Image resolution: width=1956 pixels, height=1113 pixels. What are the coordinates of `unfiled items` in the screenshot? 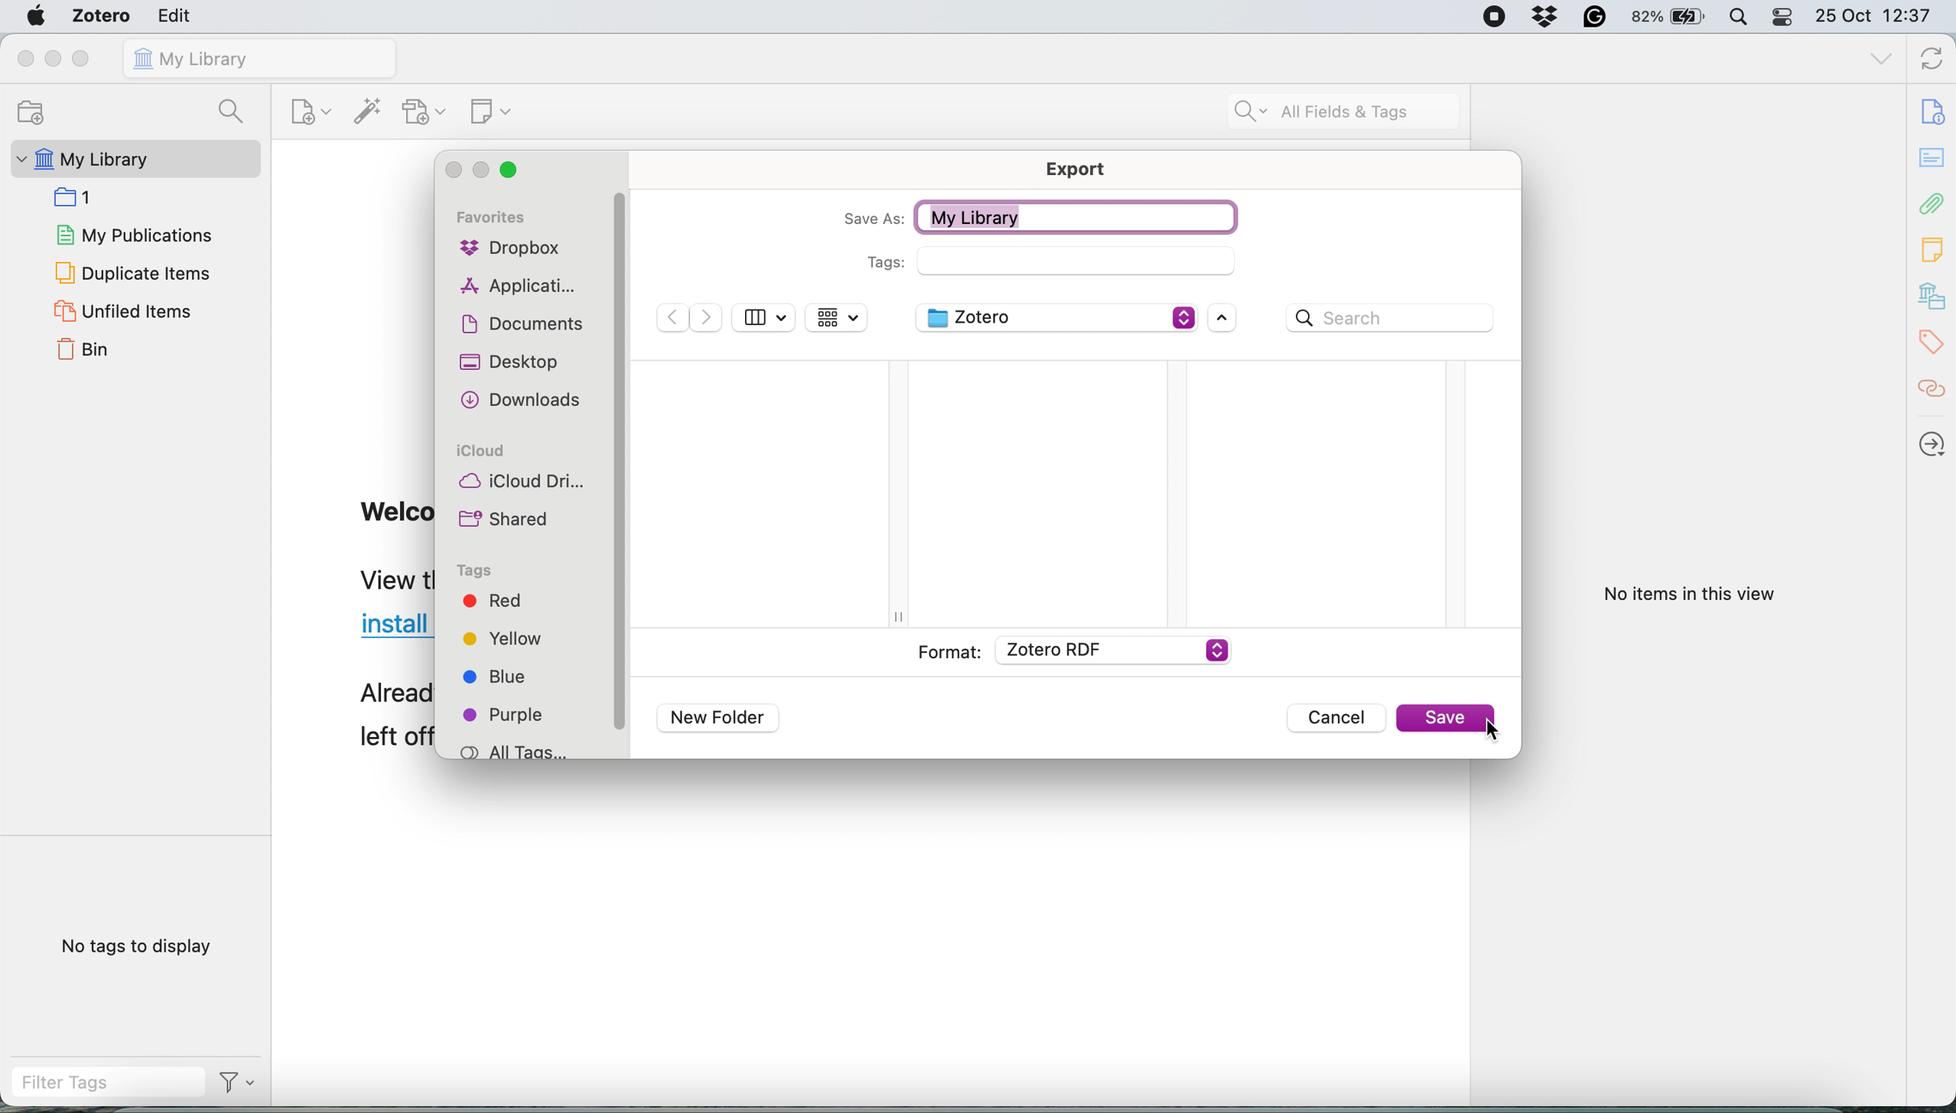 It's located at (122, 313).